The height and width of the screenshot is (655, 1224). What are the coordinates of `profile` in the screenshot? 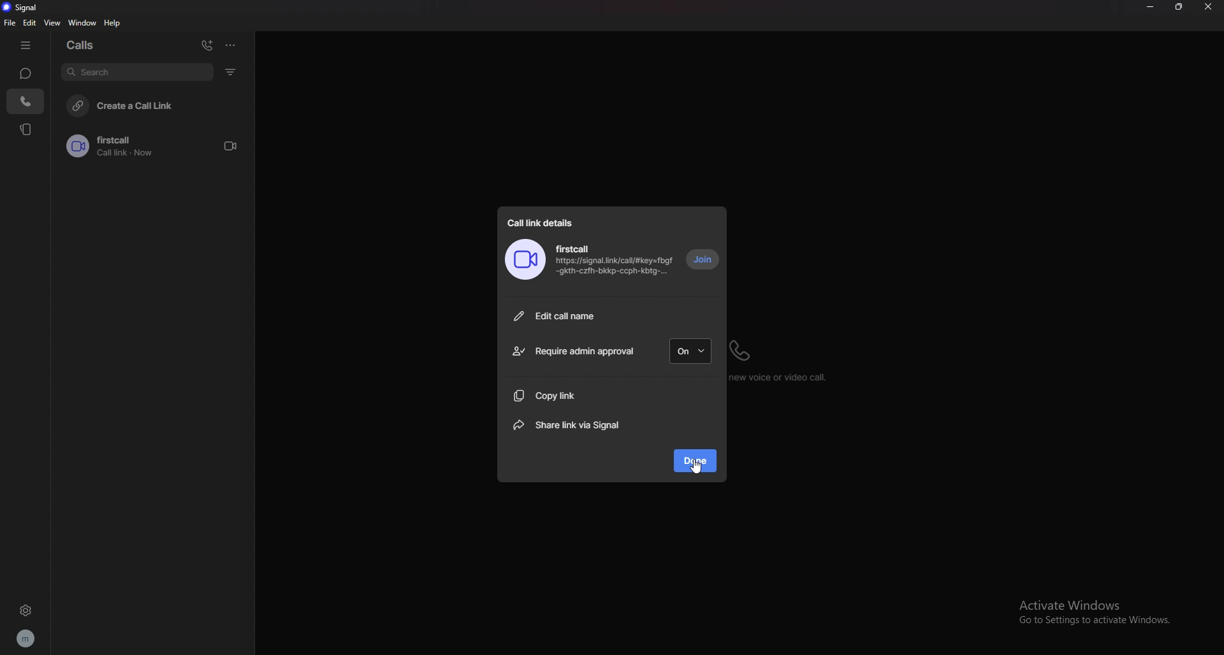 It's located at (25, 639).